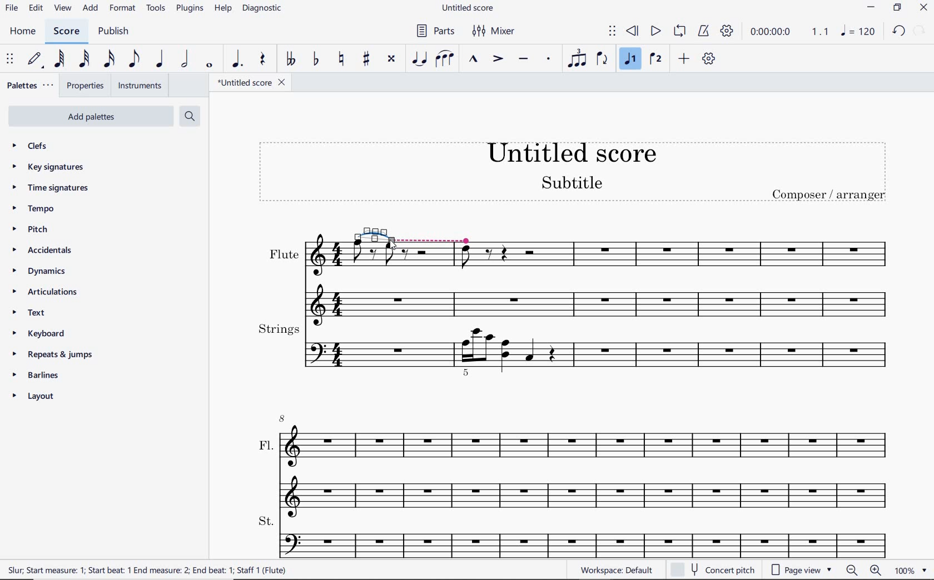 This screenshot has height=580, width=934. I want to click on pitch, so click(35, 230).